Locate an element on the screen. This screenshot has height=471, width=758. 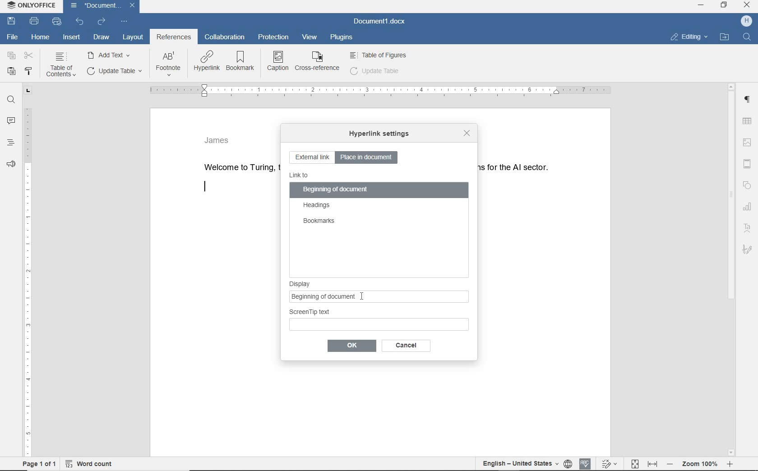
draw is located at coordinates (102, 37).